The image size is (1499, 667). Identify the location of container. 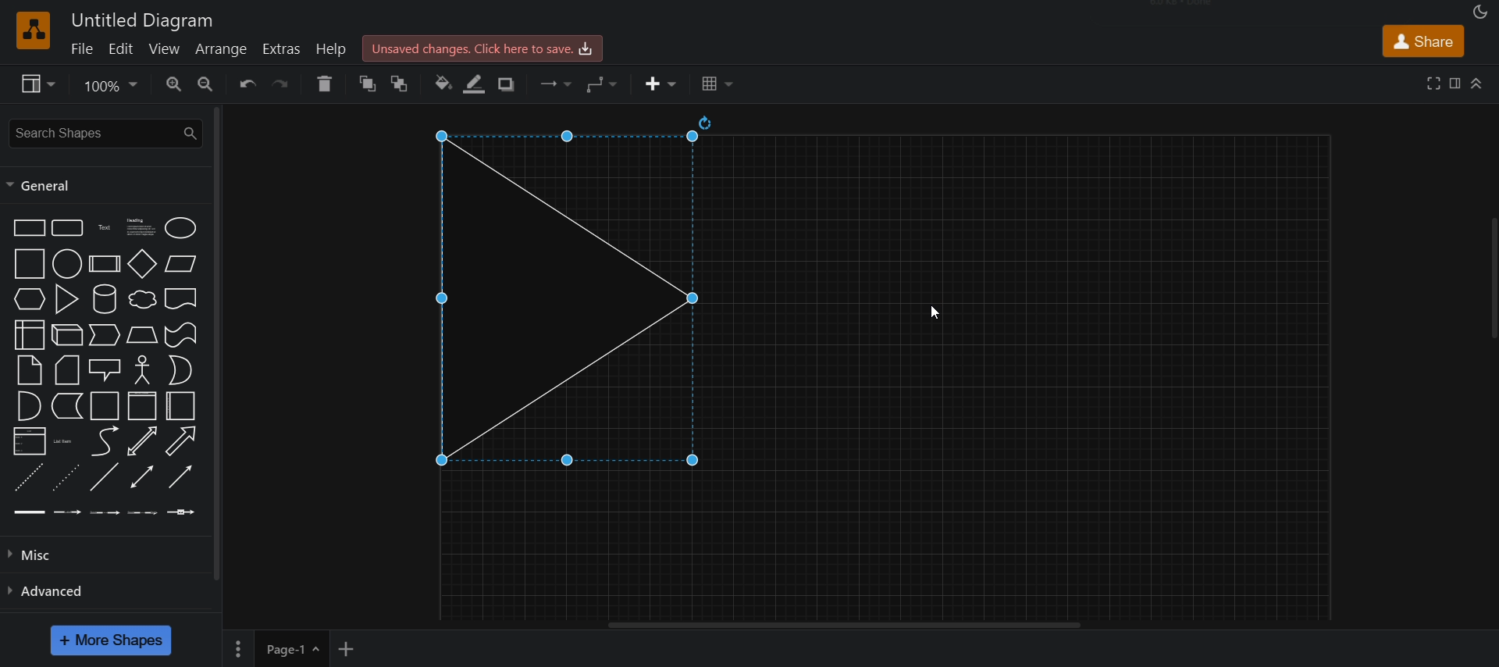
(141, 406).